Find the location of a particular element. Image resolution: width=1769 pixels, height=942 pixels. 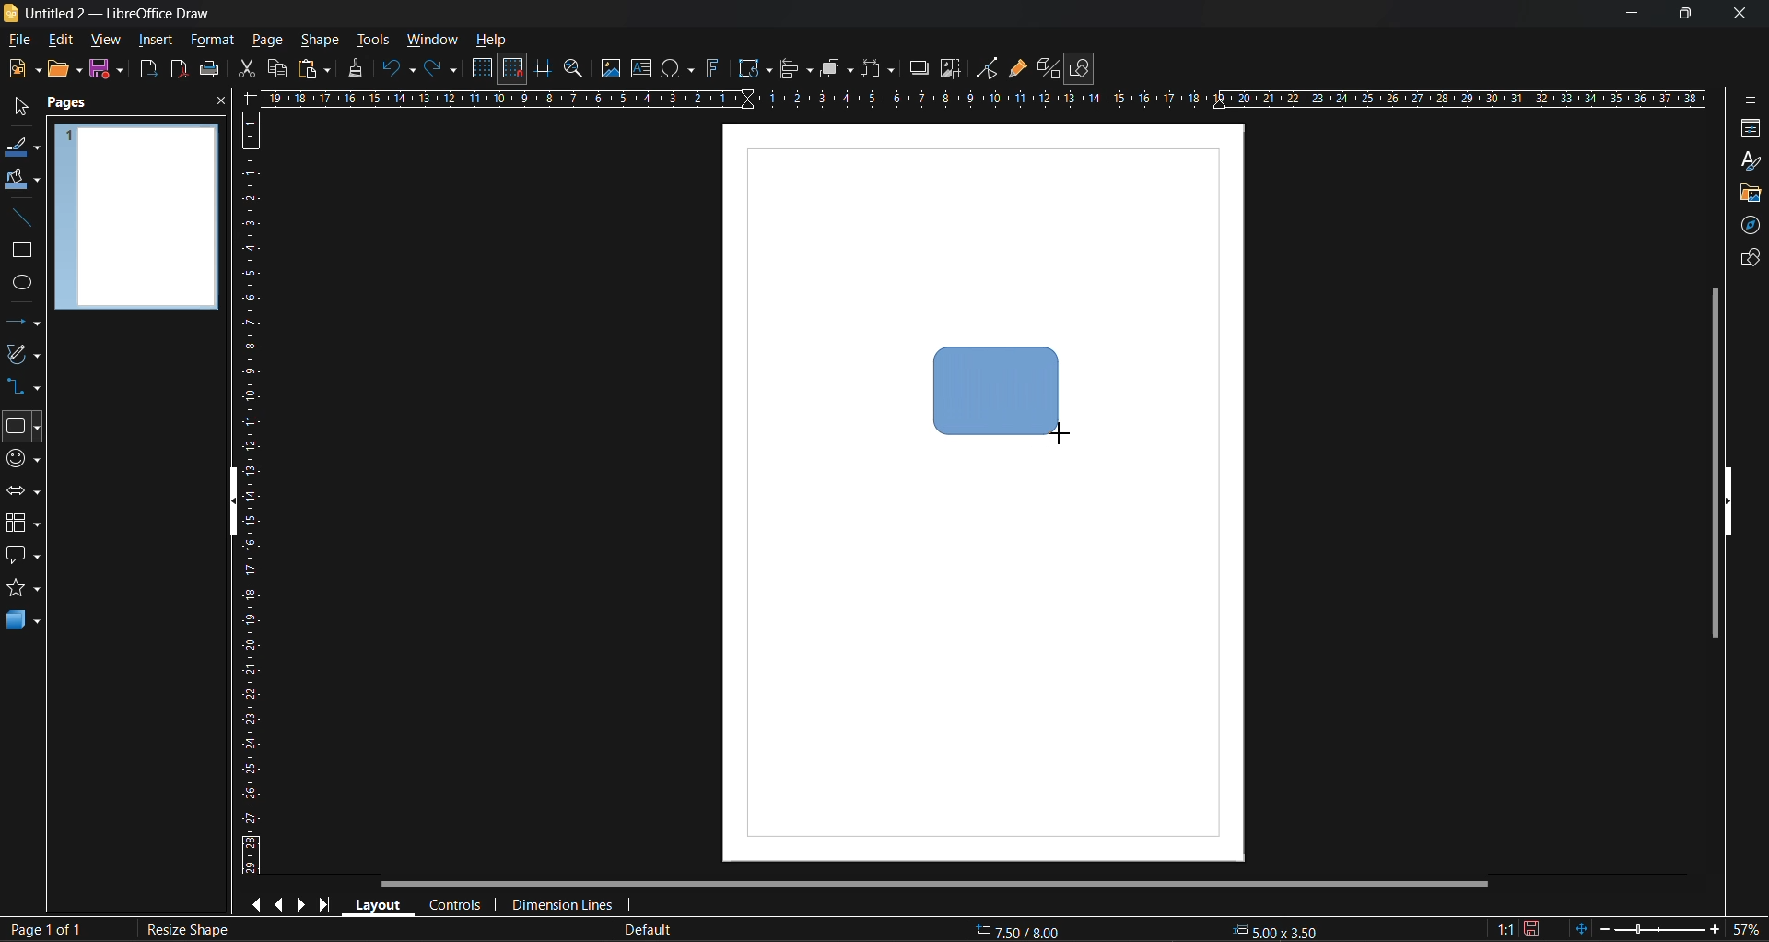

callout shapes is located at coordinates (22, 555).